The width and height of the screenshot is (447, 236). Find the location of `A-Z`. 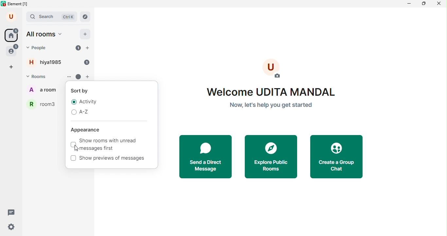

A-Z is located at coordinates (83, 112).